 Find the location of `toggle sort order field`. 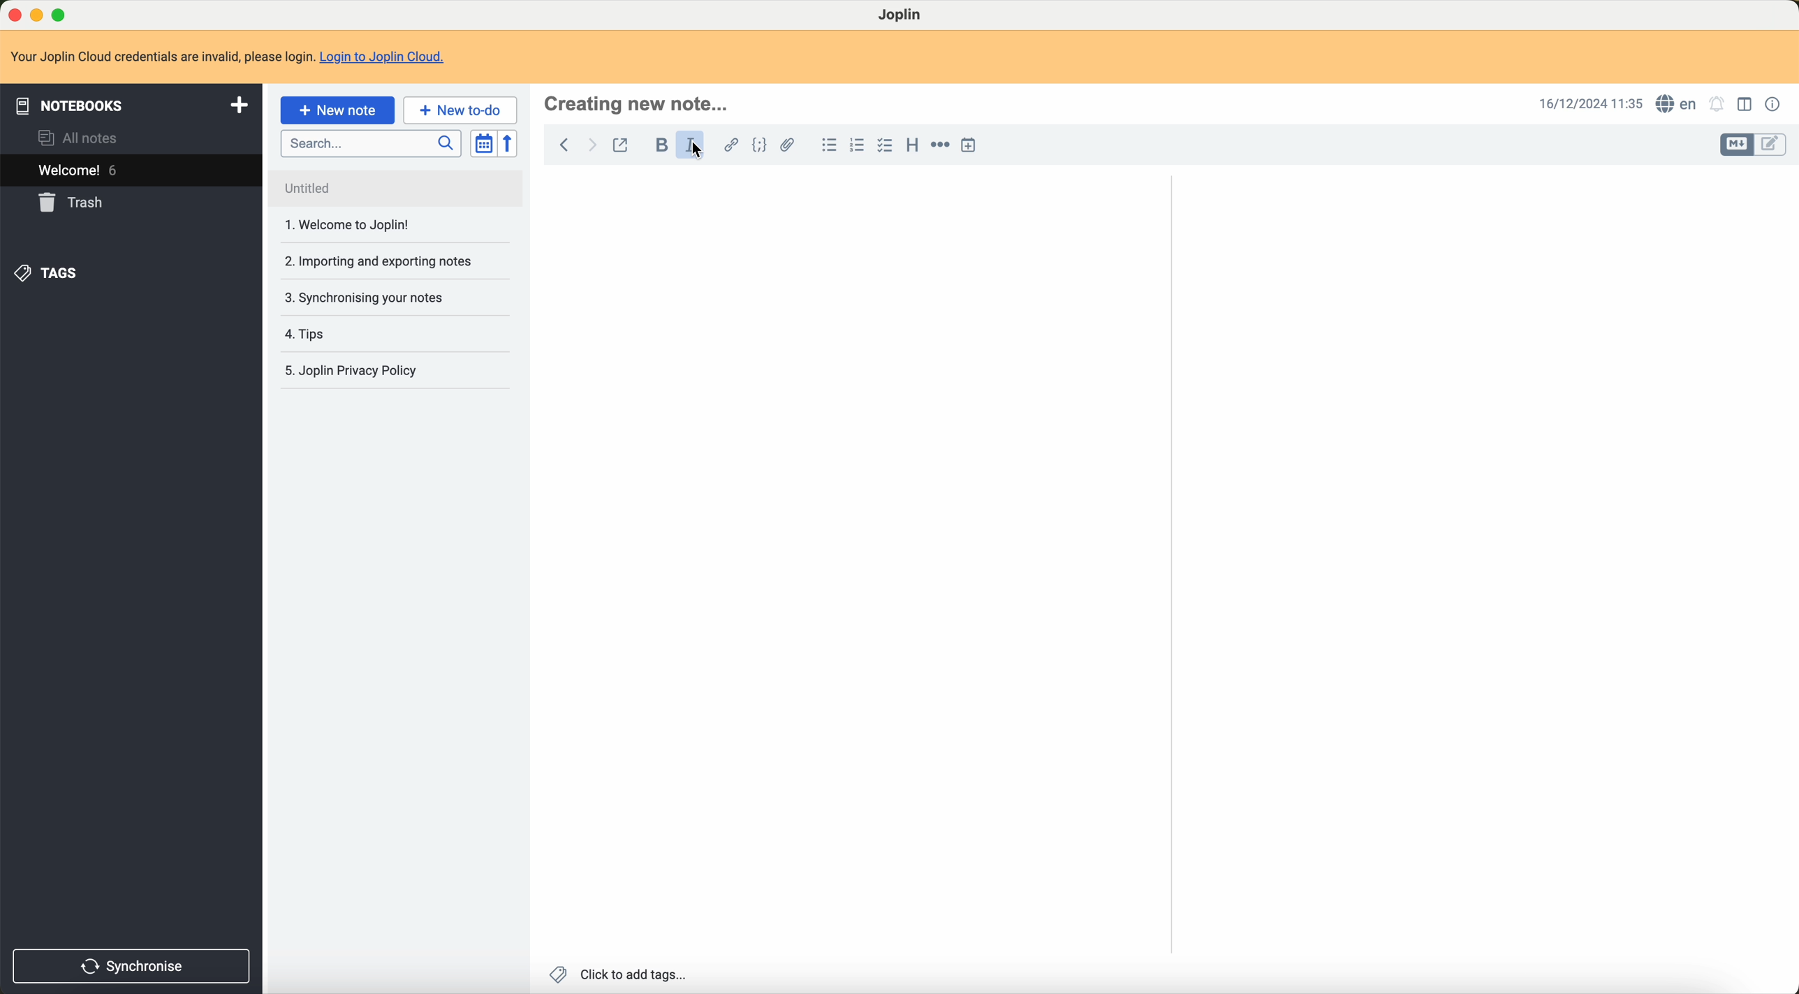

toggle sort order field is located at coordinates (481, 145).